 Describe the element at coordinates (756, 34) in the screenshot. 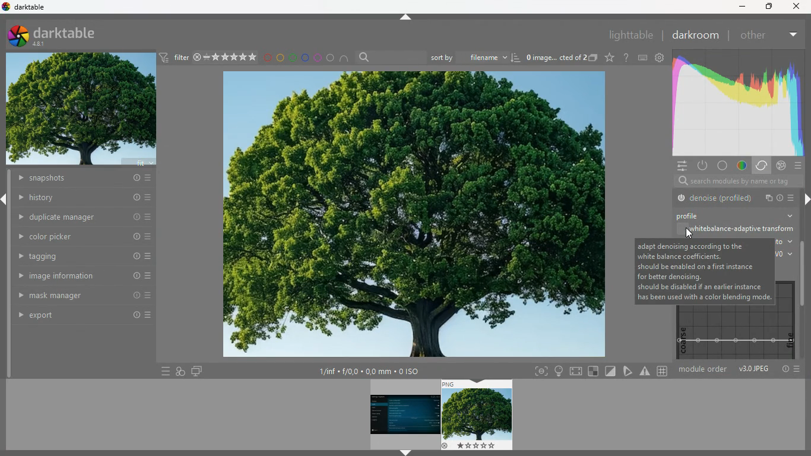

I see `other` at that location.